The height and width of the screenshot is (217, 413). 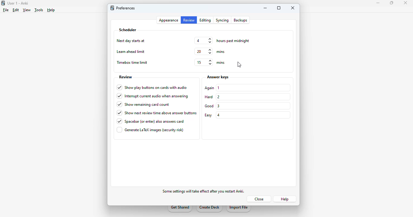 I want to click on review, so click(x=189, y=20).